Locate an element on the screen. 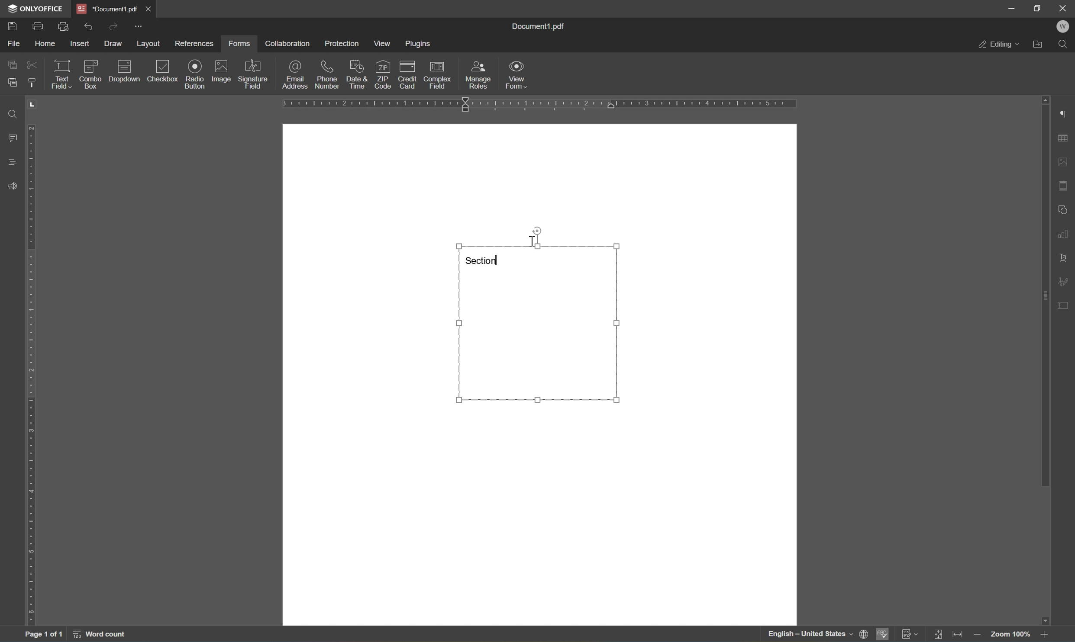 The height and width of the screenshot is (642, 1075). paragraph settings is located at coordinates (1065, 115).